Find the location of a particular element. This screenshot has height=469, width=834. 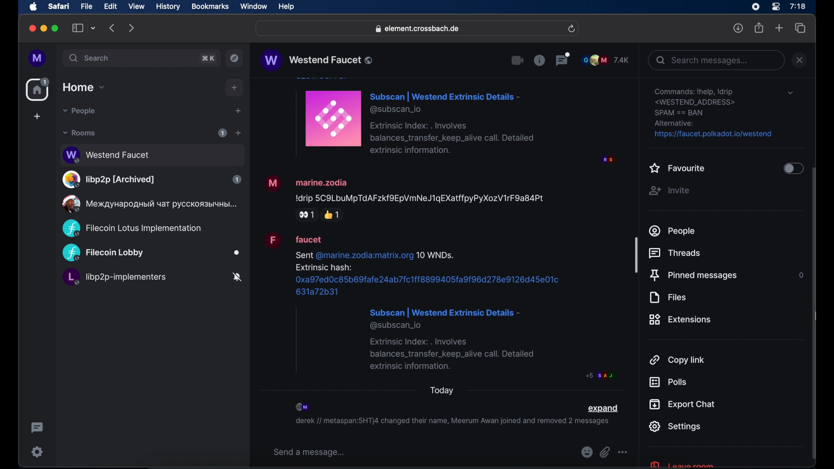

settings is located at coordinates (38, 452).